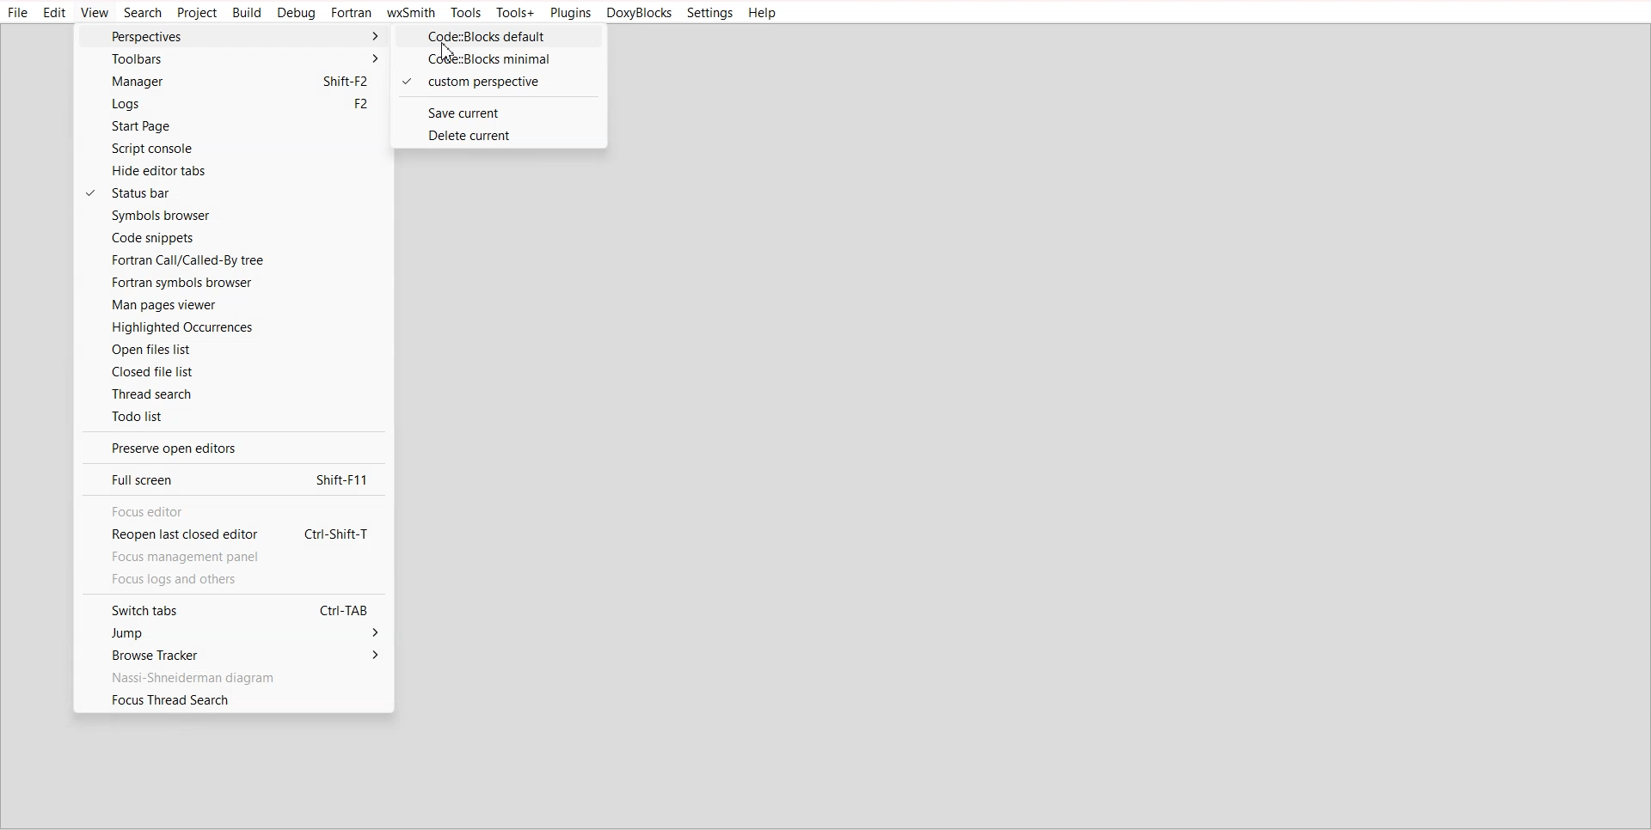 This screenshot has width=1651, height=830. Describe the element at coordinates (230, 149) in the screenshot. I see `Script console` at that location.